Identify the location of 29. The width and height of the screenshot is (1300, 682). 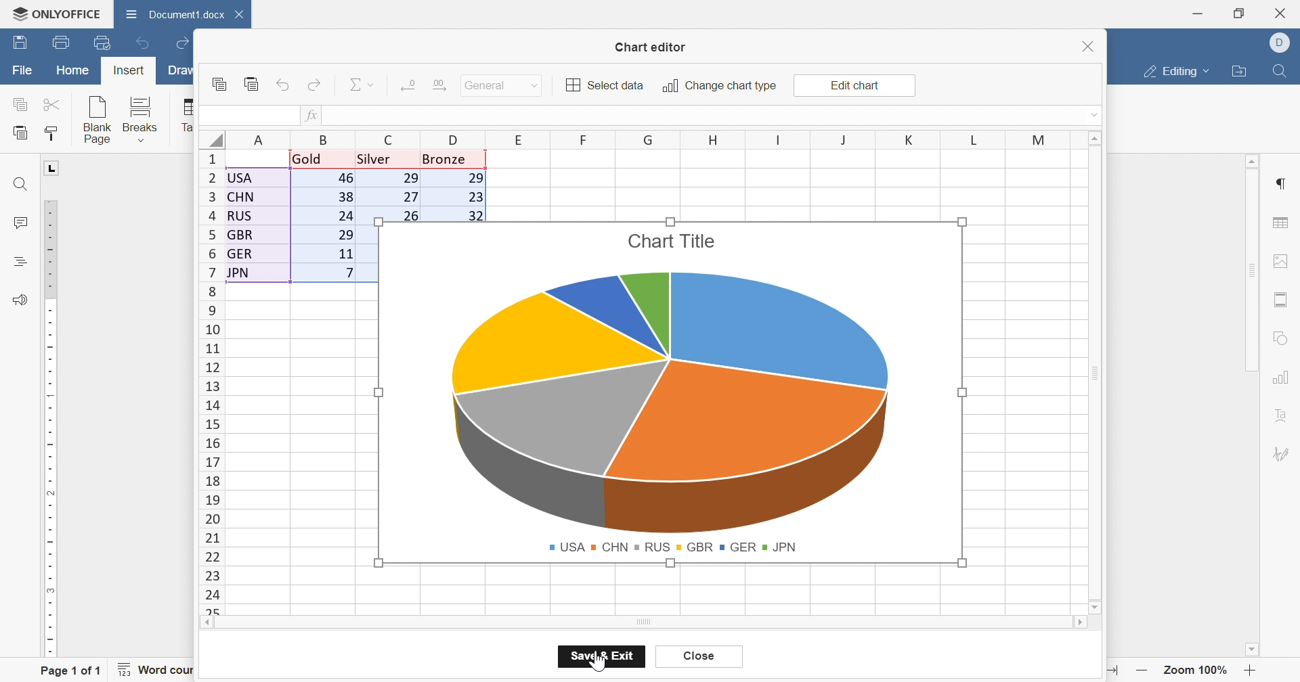
(473, 177).